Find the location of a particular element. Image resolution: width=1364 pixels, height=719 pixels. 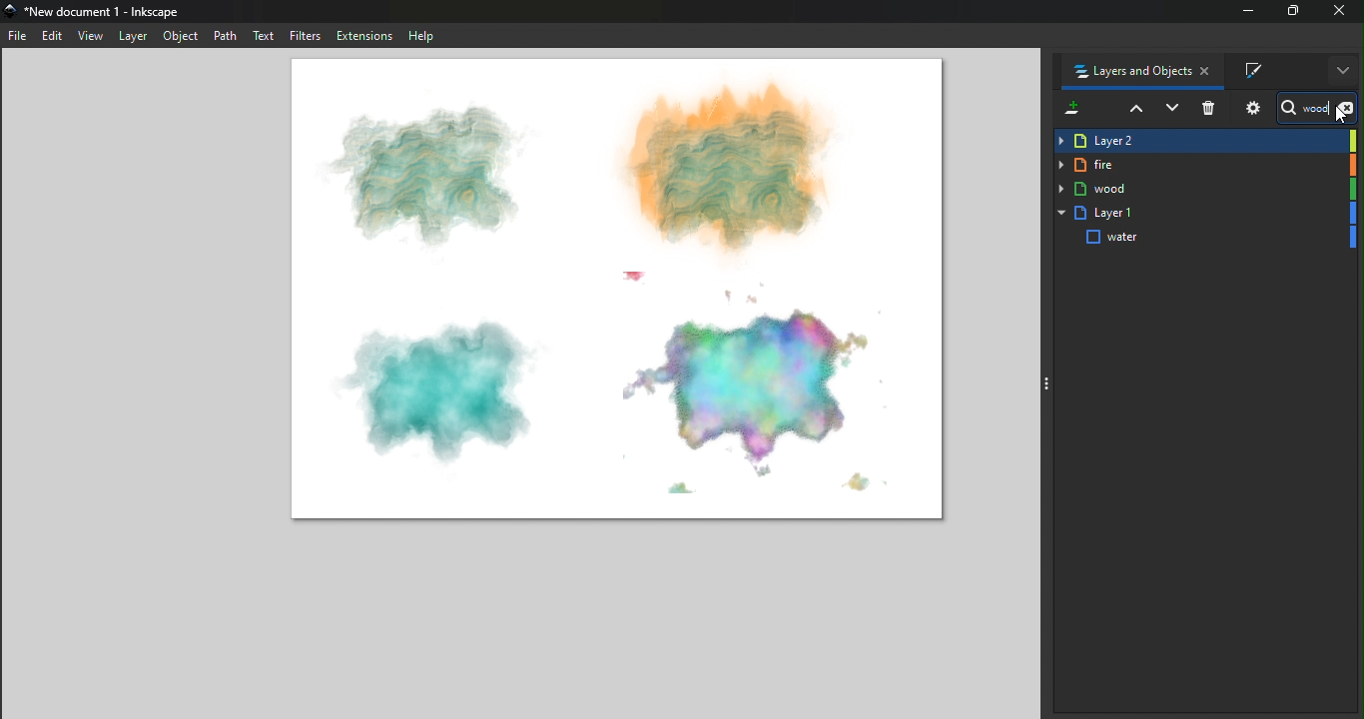

Raise selection on step is located at coordinates (1139, 109).